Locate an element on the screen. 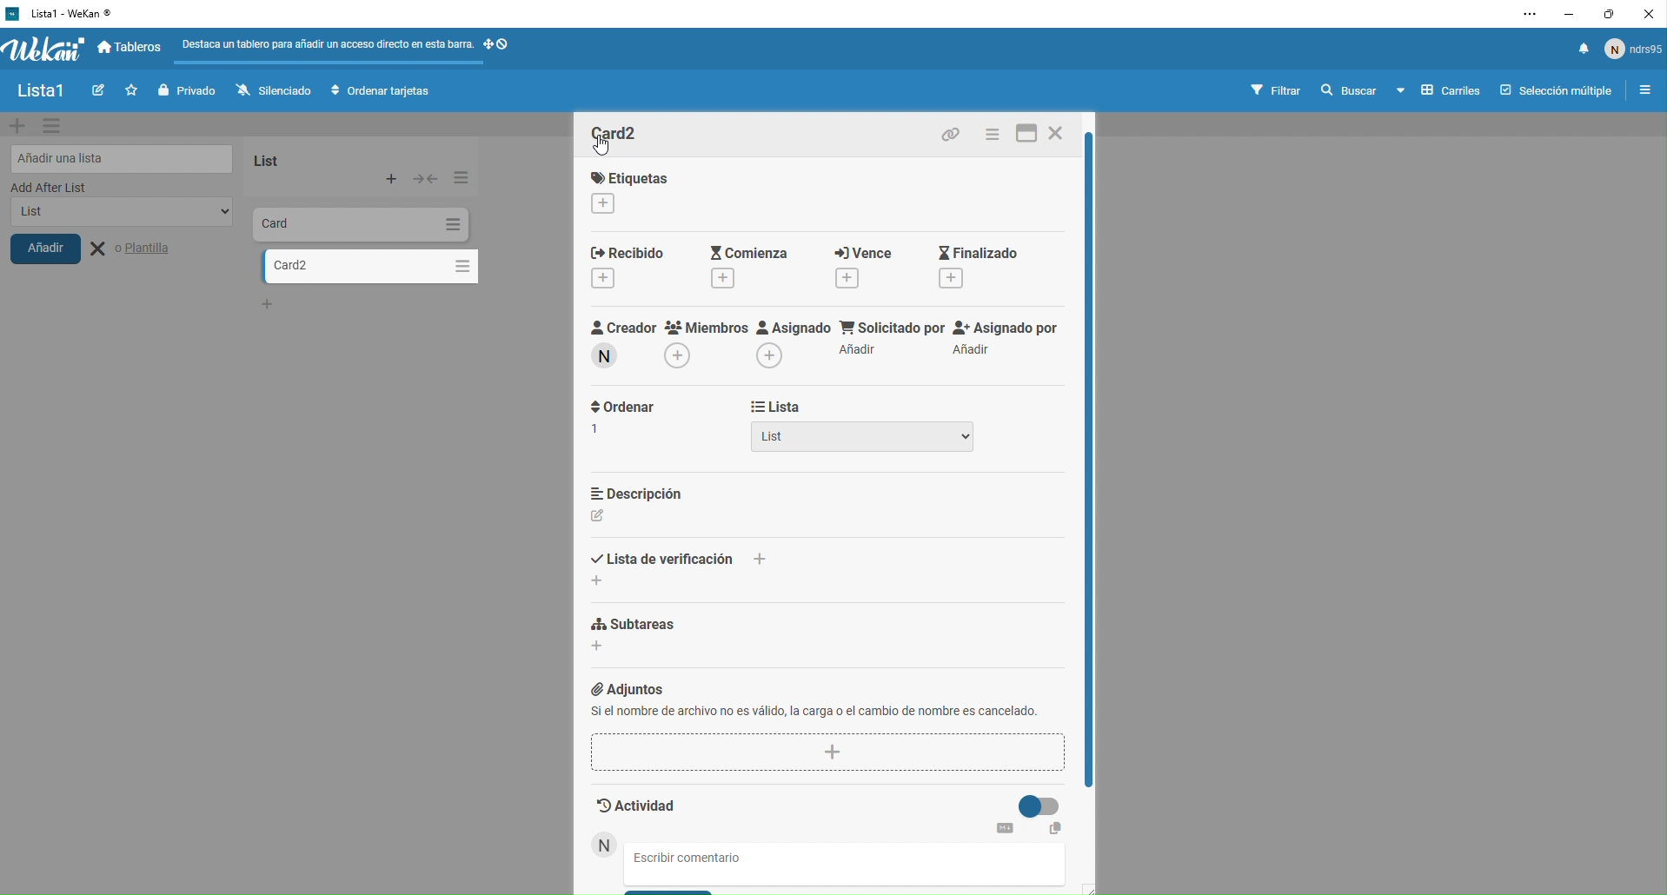 The height and width of the screenshot is (895, 1667). close is located at coordinates (1061, 136).